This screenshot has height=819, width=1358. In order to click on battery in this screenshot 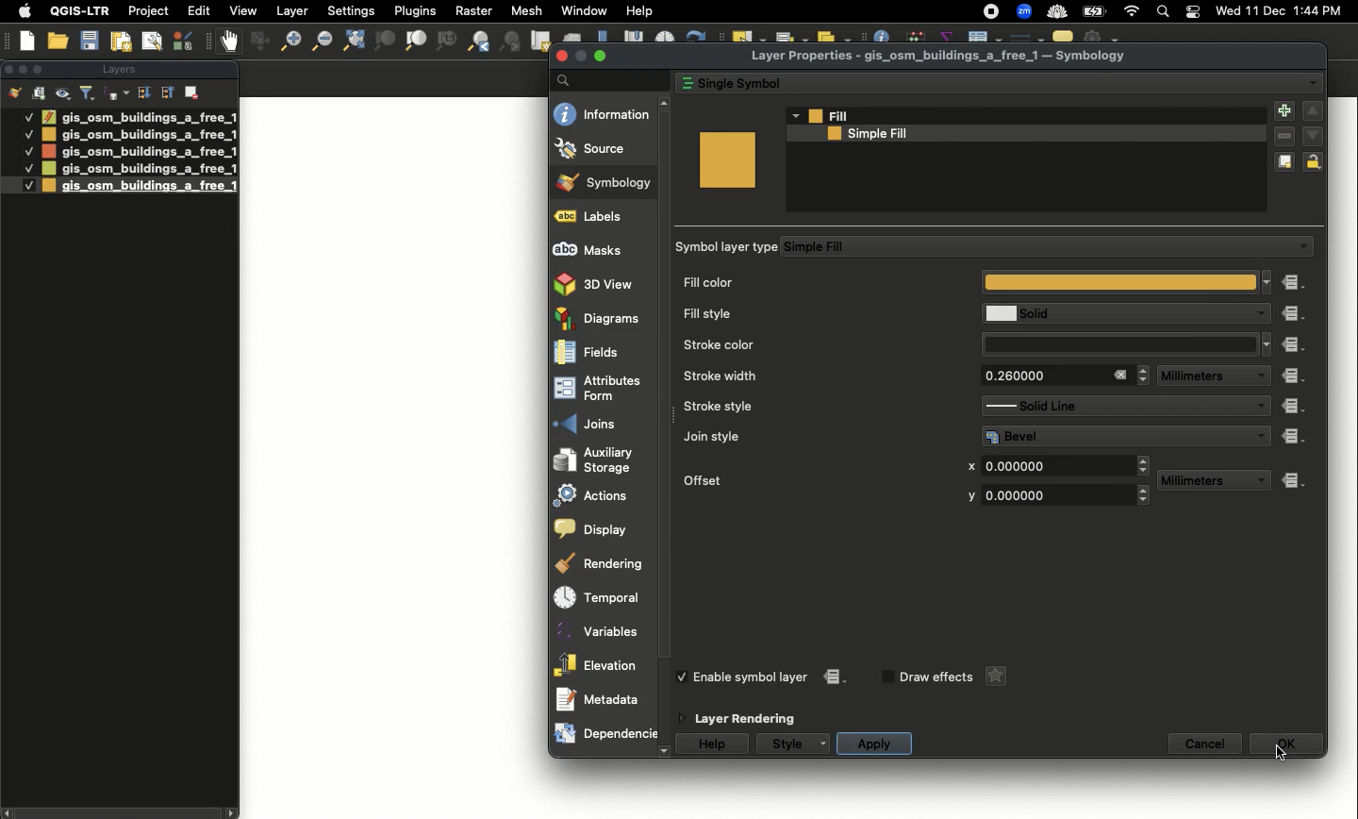, I will do `click(1098, 10)`.